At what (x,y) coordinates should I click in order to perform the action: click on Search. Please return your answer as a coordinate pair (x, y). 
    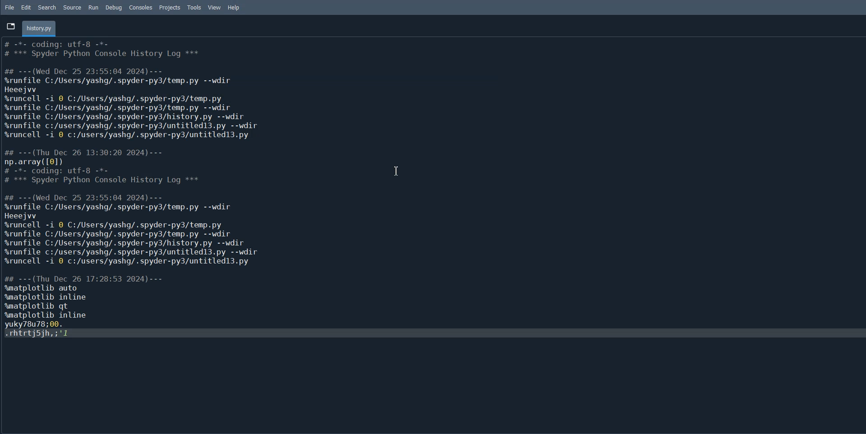
    Looking at the image, I should click on (47, 7).